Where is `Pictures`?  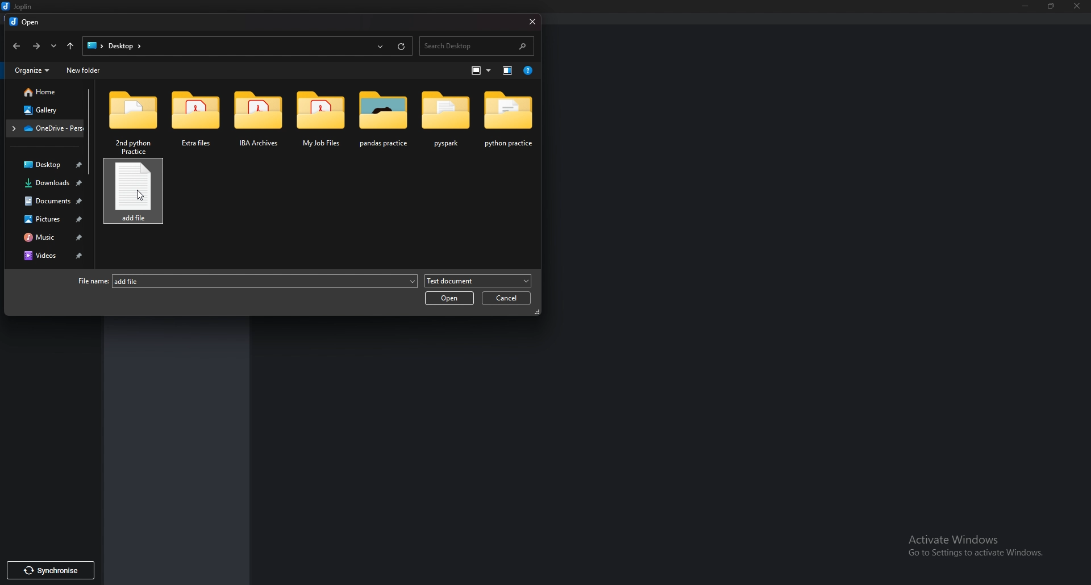 Pictures is located at coordinates (52, 219).